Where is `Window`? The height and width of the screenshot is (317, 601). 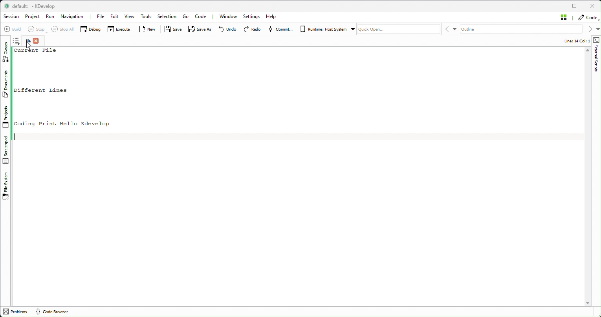
Window is located at coordinates (227, 16).